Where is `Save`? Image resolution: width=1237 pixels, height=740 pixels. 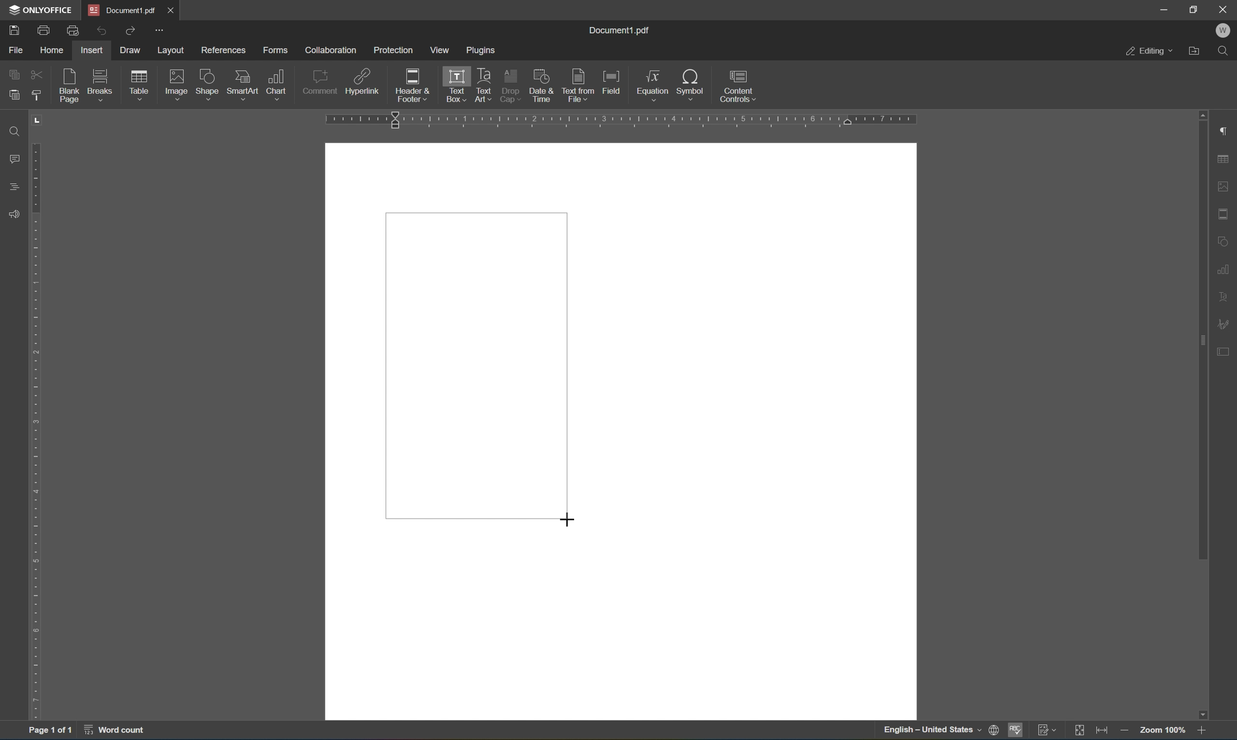
Save is located at coordinates (15, 30).